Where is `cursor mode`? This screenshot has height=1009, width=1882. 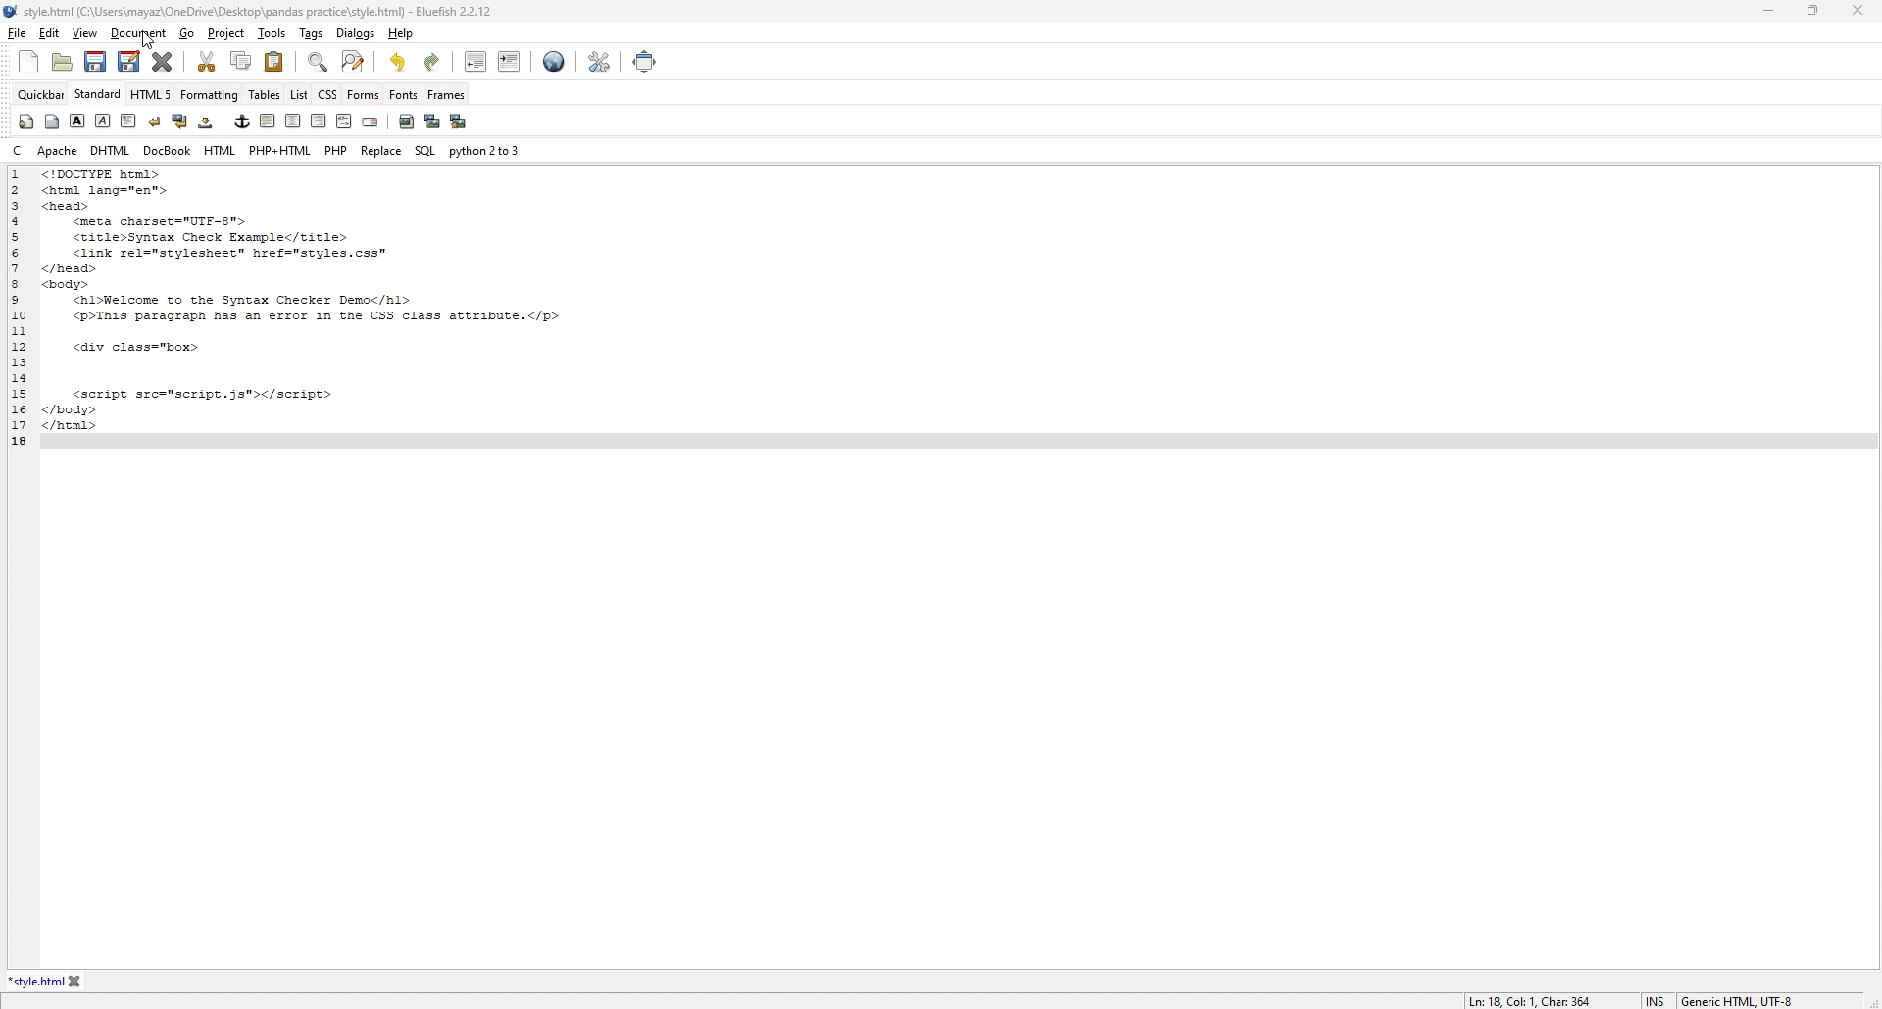 cursor mode is located at coordinates (1657, 1001).